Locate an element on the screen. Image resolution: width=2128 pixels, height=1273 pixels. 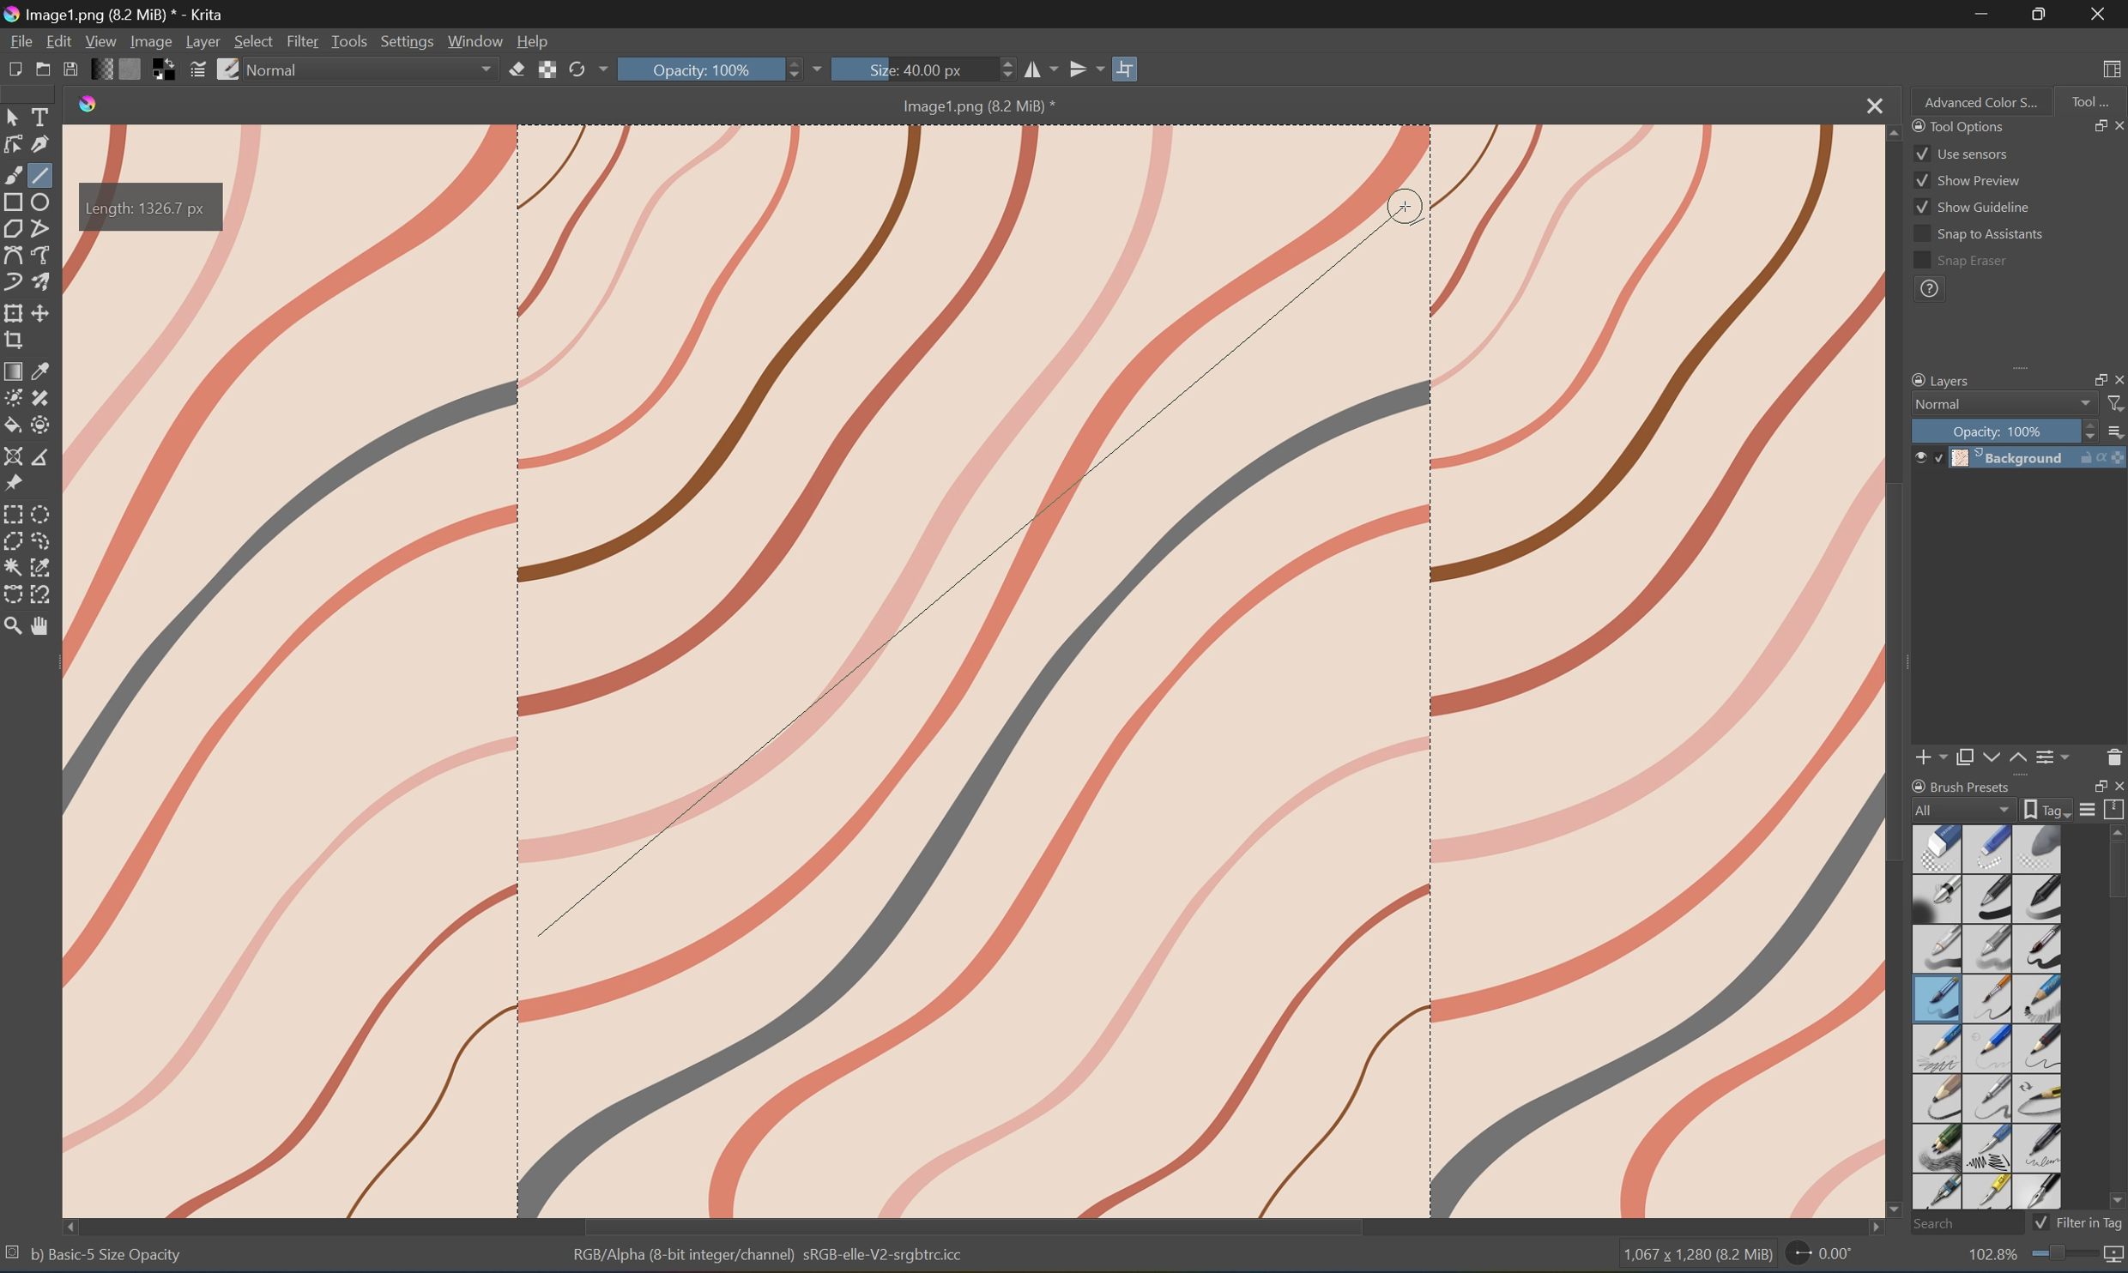
bj Basic- 5 Size Opacity is located at coordinates (106, 1254).